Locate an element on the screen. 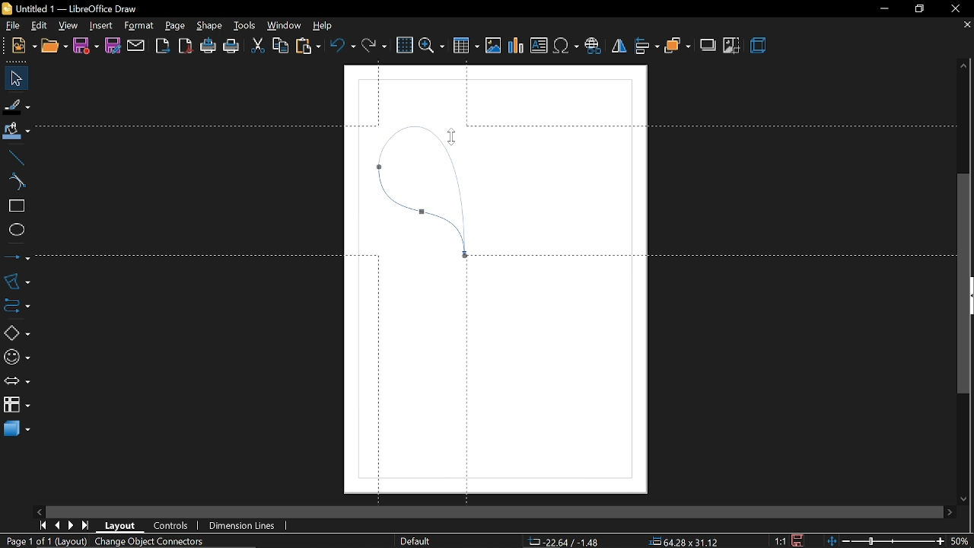  cut  is located at coordinates (256, 47).